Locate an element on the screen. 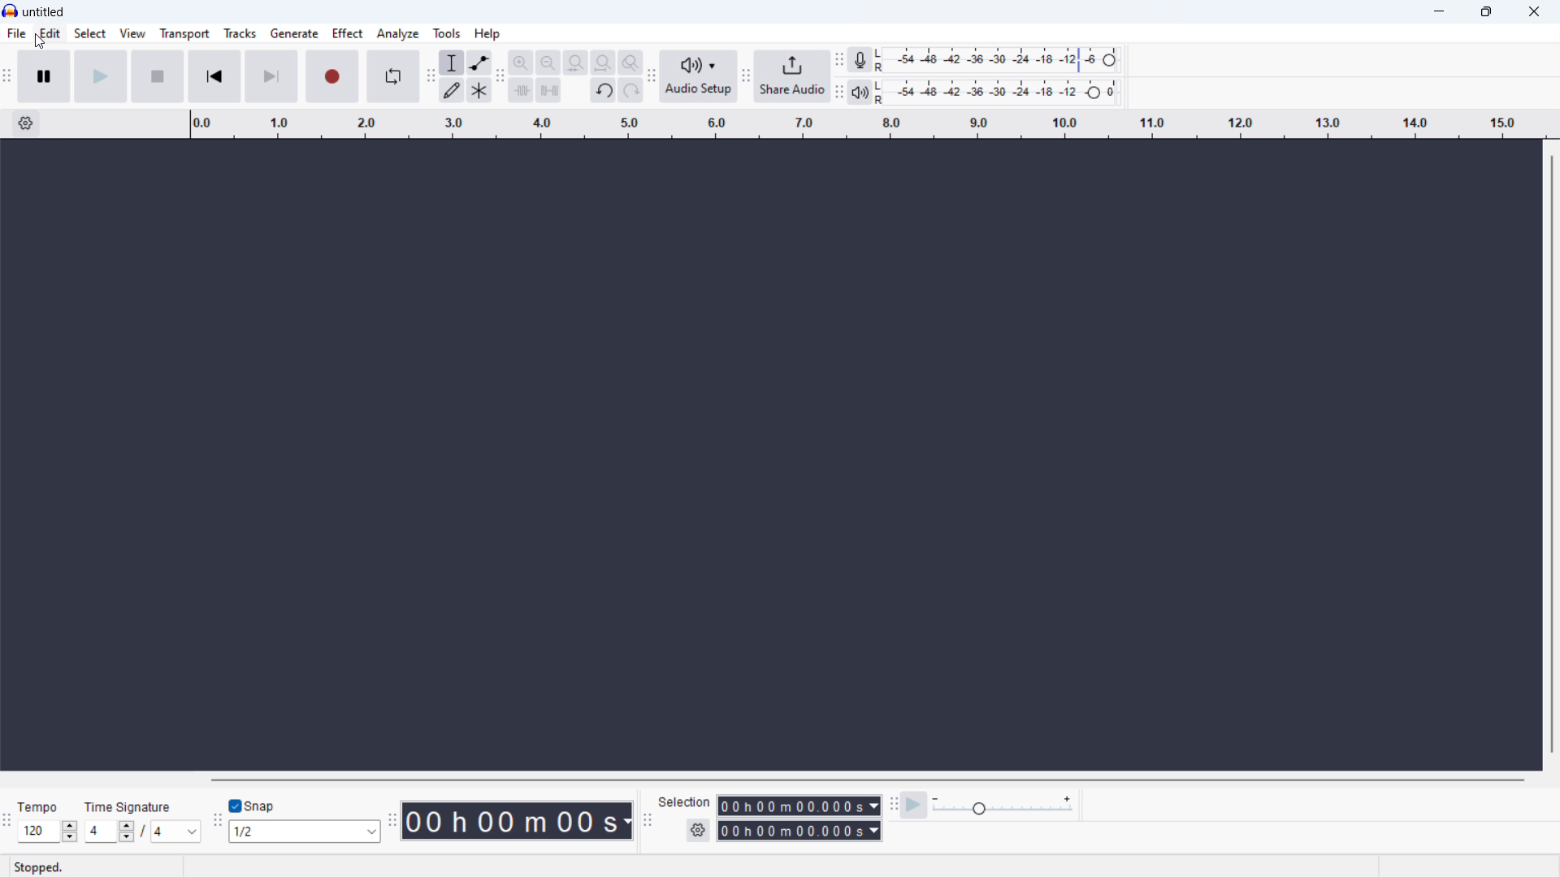  effect is located at coordinates (347, 32).